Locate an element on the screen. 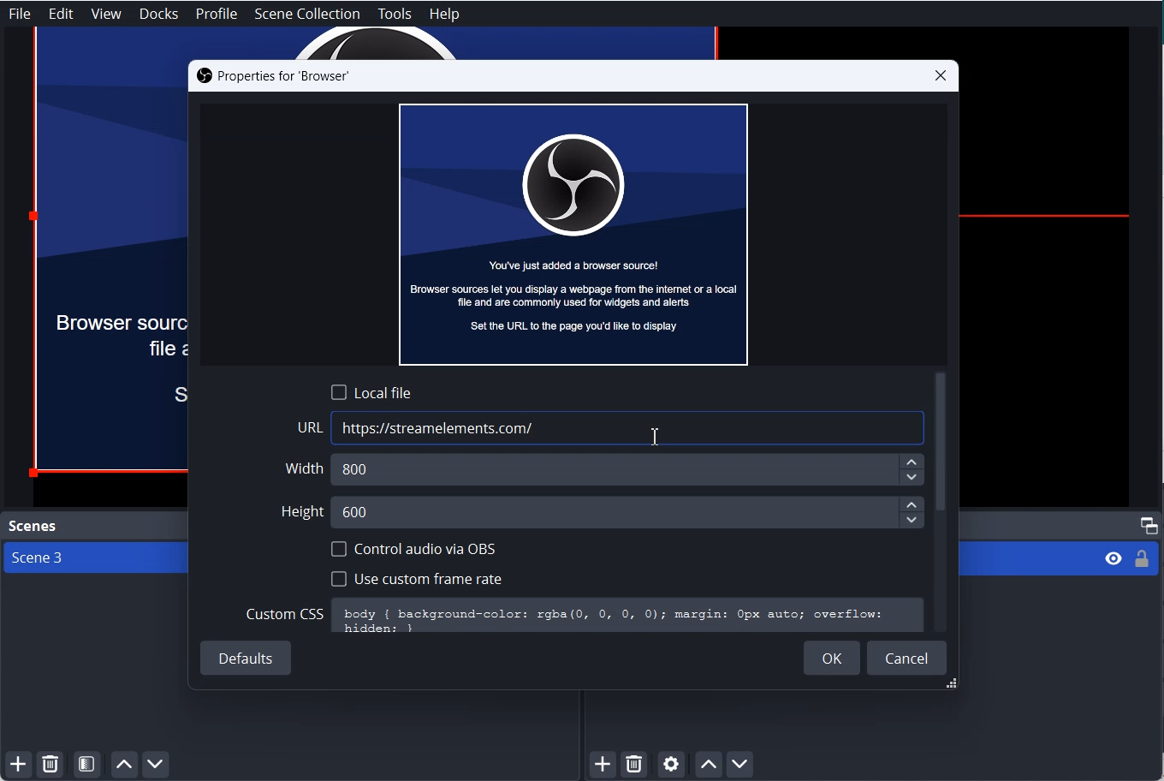 The width and height of the screenshot is (1164, 781). Open Scene filter is located at coordinates (87, 765).